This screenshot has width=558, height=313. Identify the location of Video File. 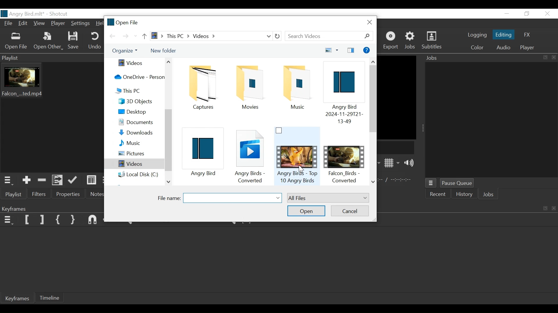
(344, 157).